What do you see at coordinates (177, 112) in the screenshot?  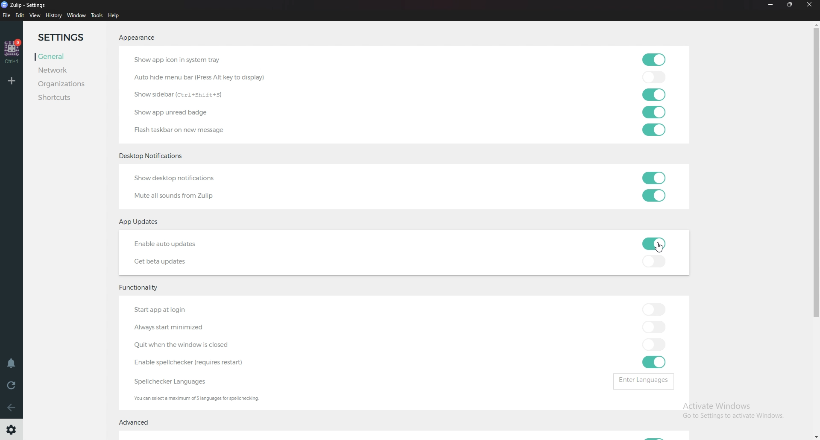 I see `show app unread badge` at bounding box center [177, 112].